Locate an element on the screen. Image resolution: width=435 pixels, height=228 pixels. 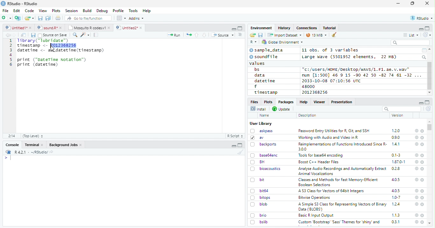
Update is located at coordinates (282, 109).